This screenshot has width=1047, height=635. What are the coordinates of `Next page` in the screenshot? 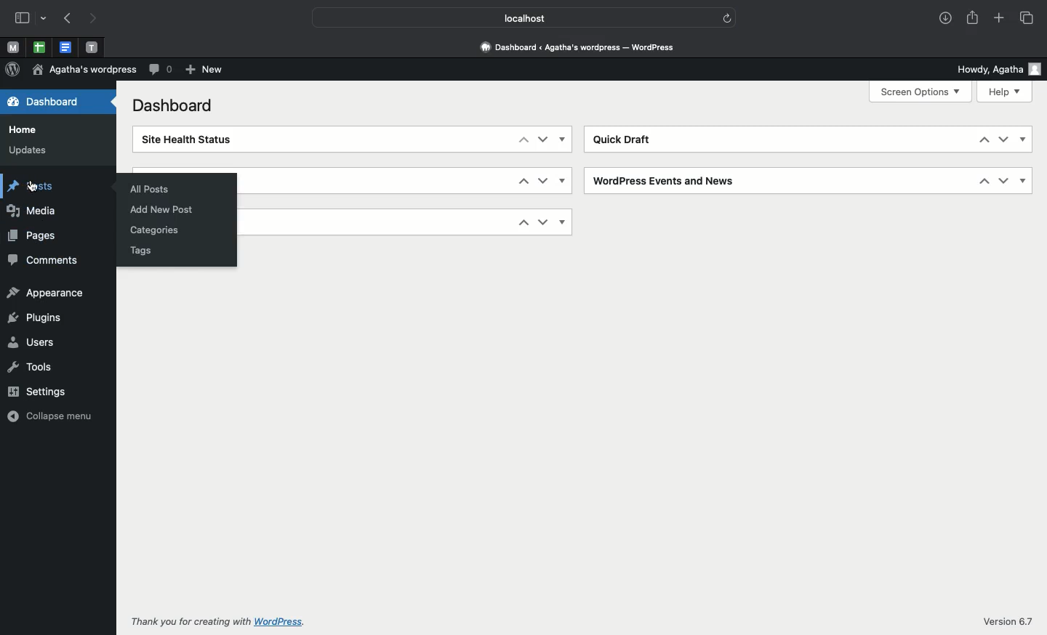 It's located at (97, 17).